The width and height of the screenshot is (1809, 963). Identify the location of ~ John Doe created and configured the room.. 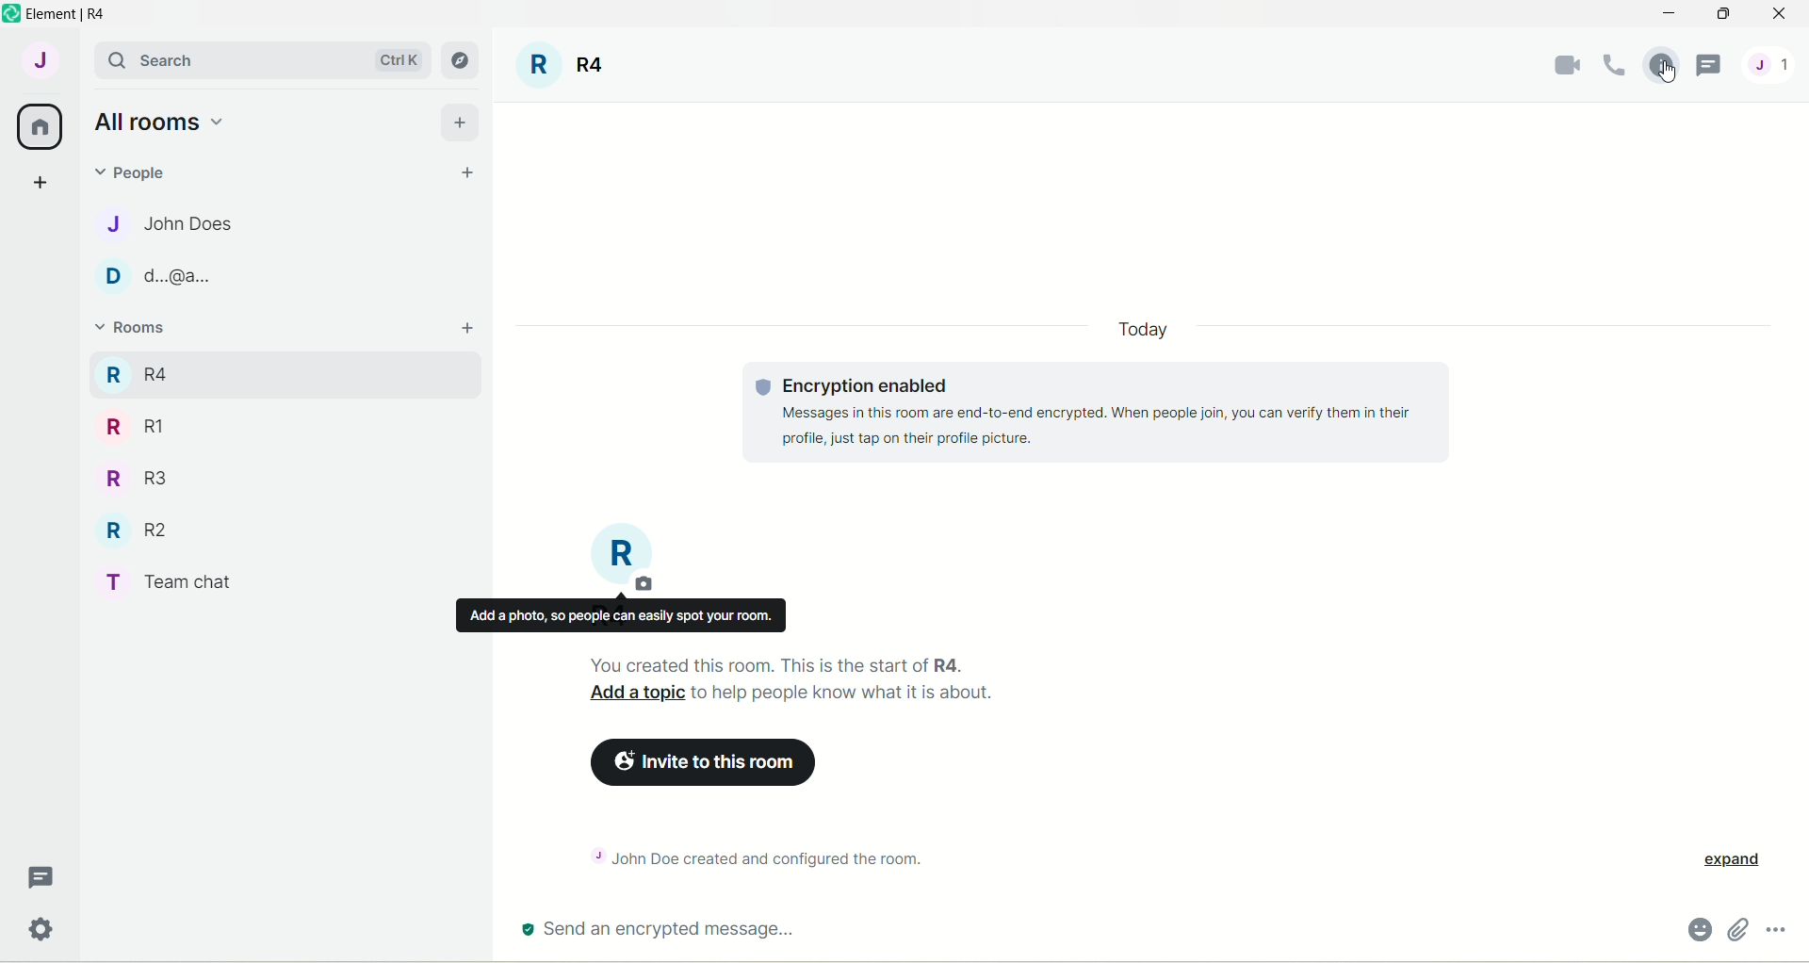
(776, 856).